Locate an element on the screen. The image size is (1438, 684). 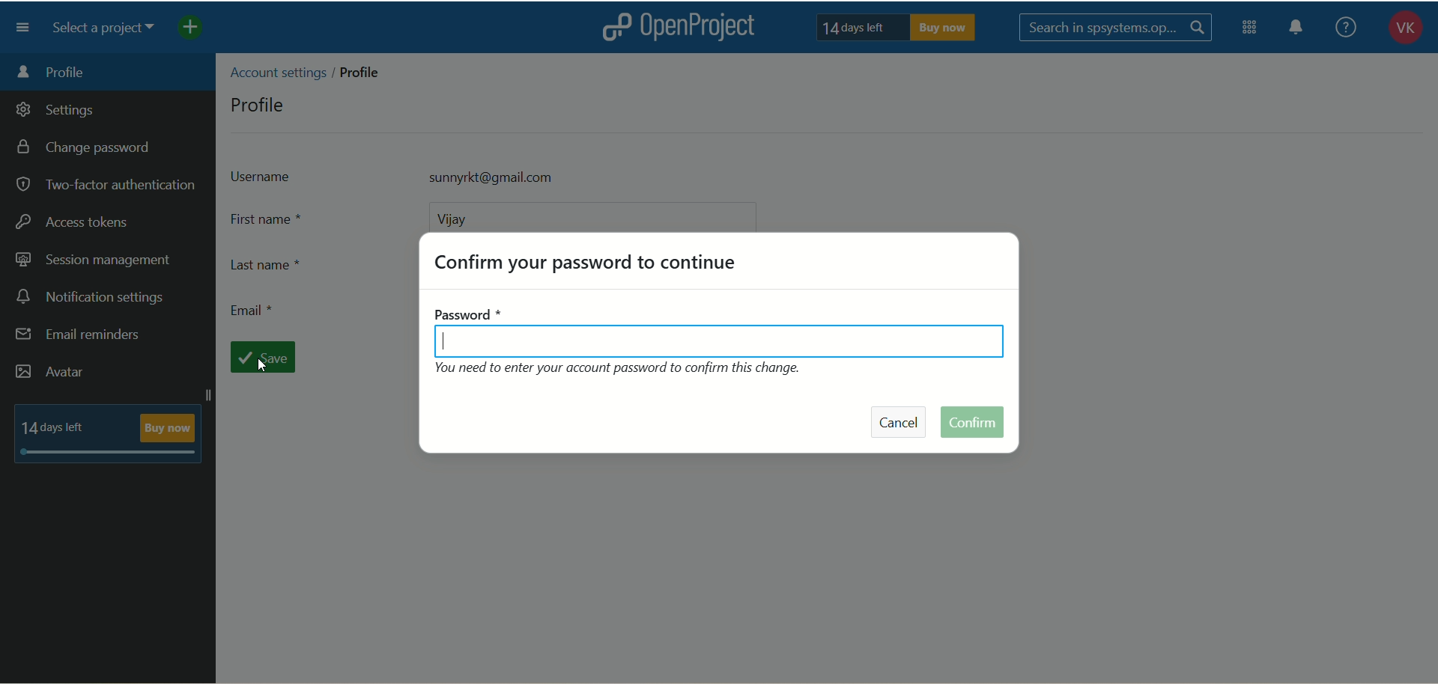
email reminders is located at coordinates (80, 338).